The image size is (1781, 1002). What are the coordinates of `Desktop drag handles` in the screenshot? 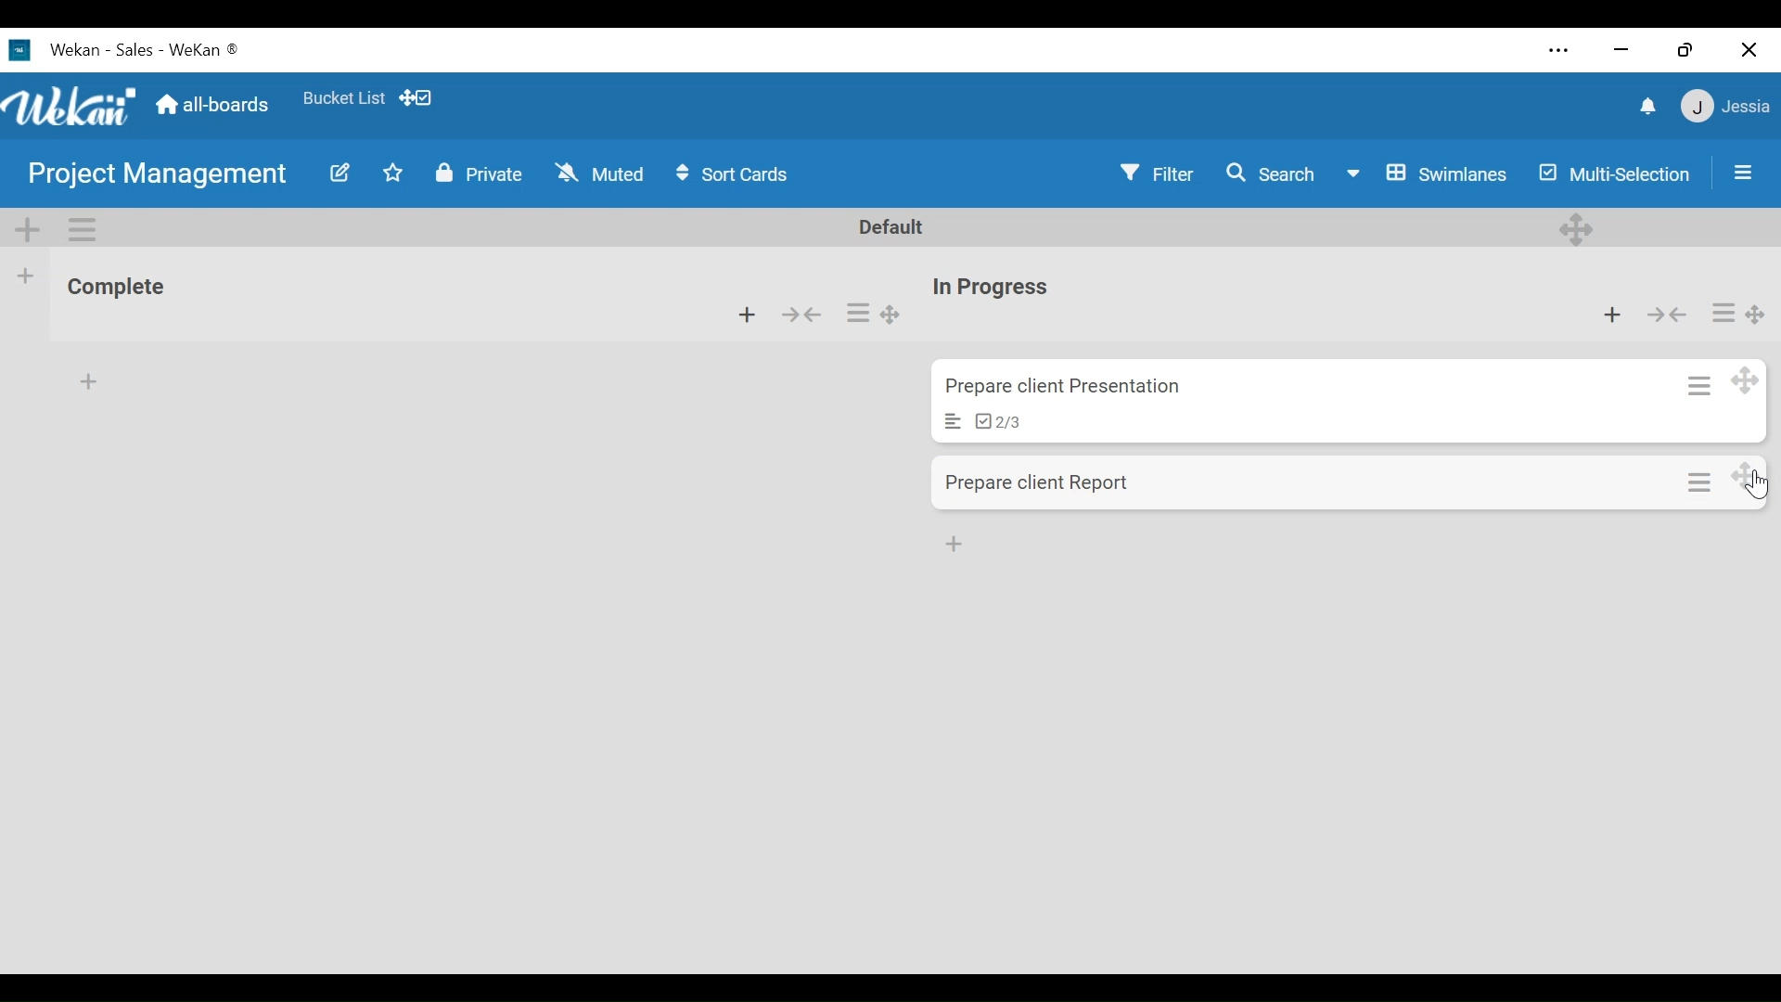 It's located at (891, 315).